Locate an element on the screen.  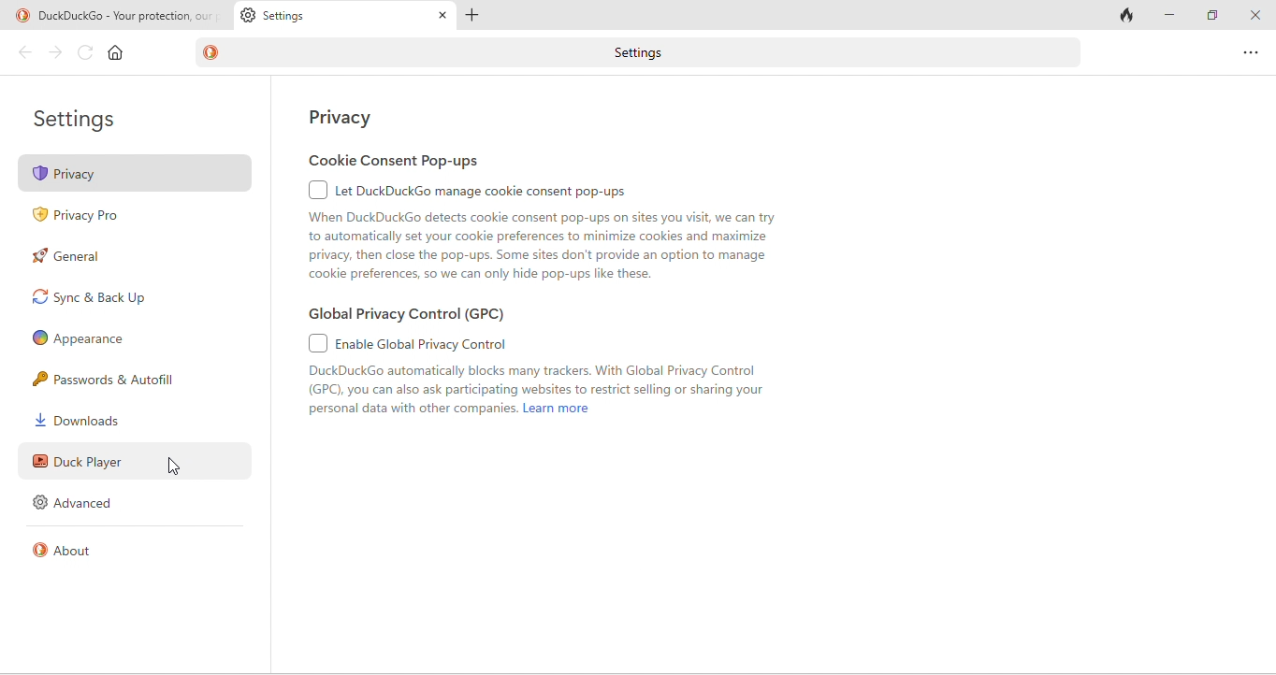
options is located at coordinates (1247, 51).